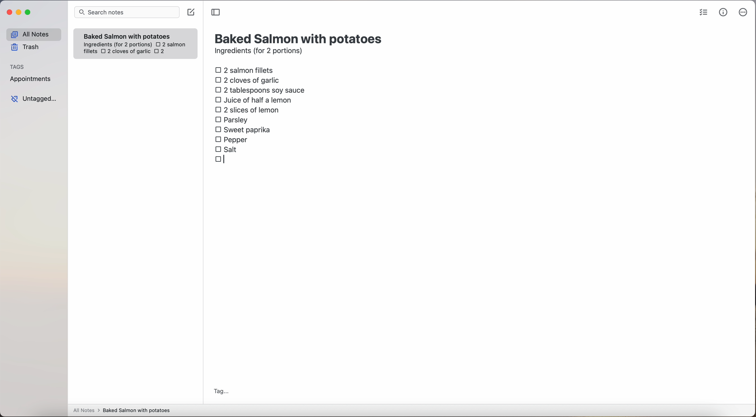  What do you see at coordinates (18, 13) in the screenshot?
I see `minimize Simplenote` at bounding box center [18, 13].